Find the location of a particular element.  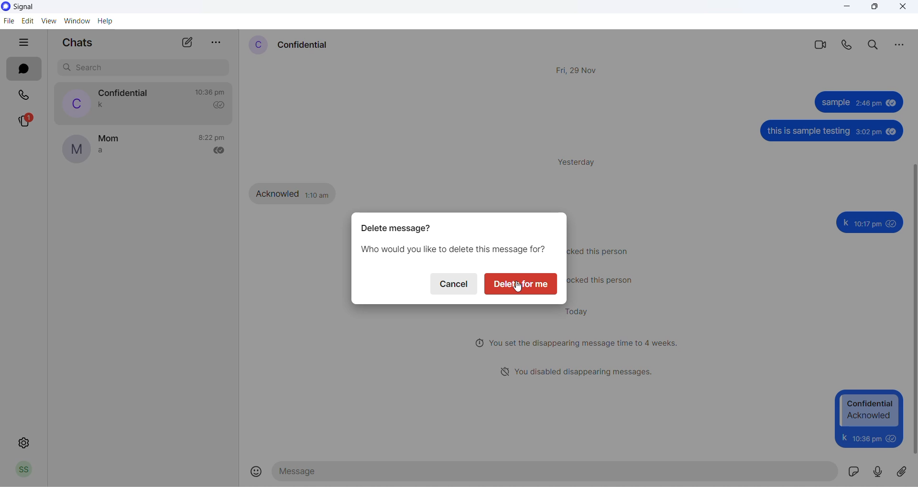

k is located at coordinates (843, 437).